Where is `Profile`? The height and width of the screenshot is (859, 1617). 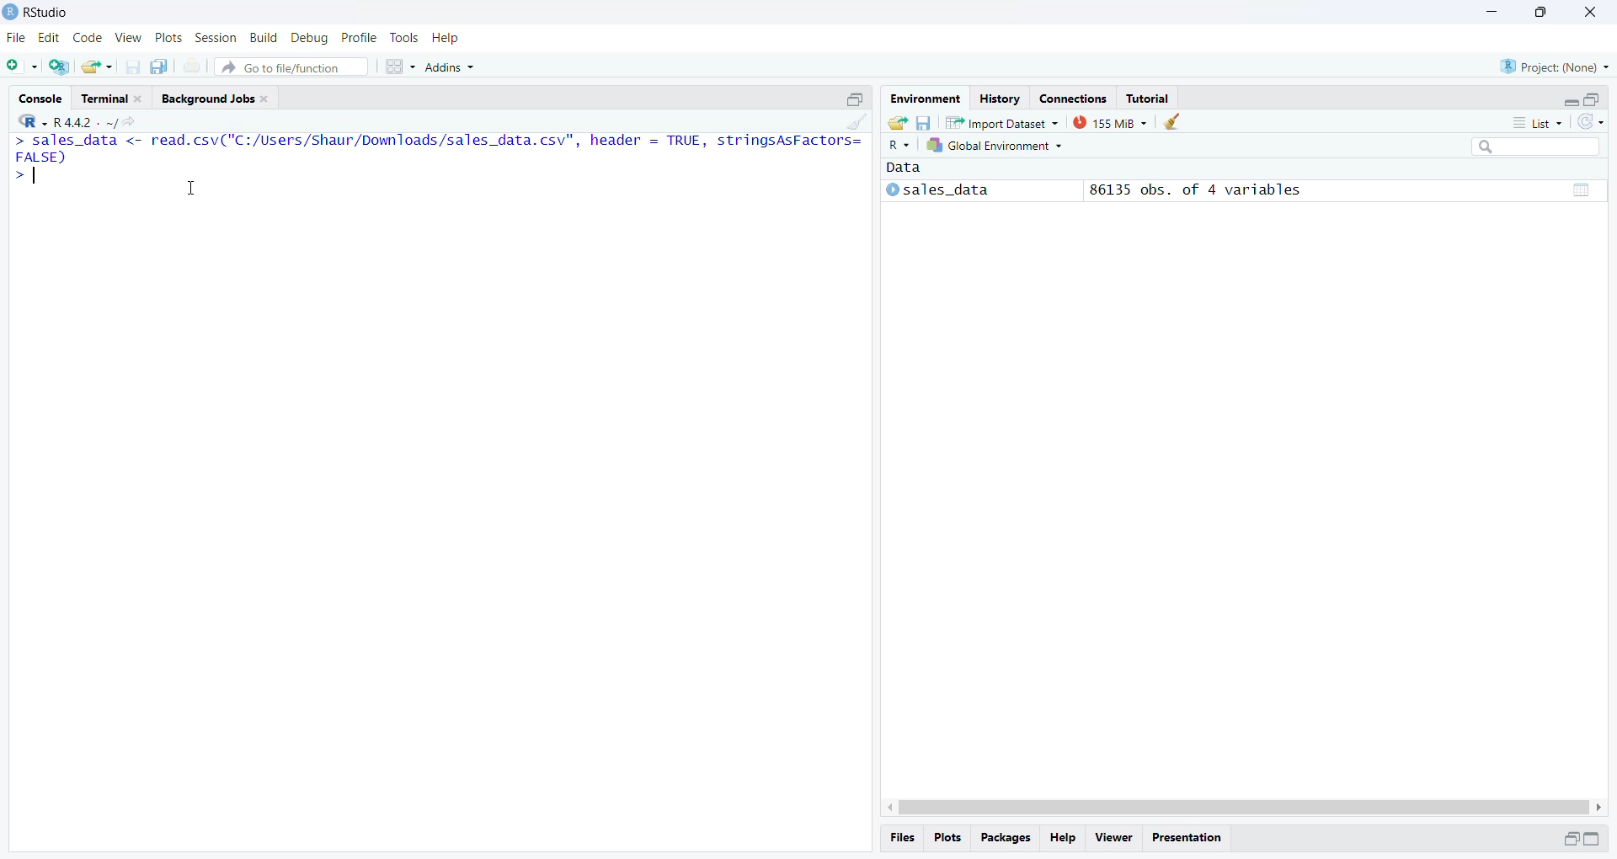 Profile is located at coordinates (360, 40).